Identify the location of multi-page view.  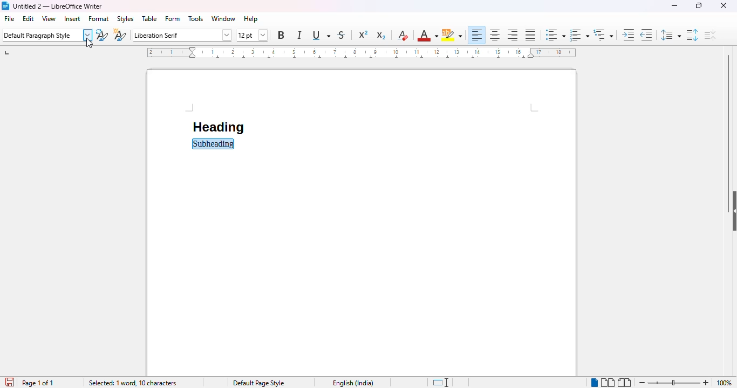
(609, 383).